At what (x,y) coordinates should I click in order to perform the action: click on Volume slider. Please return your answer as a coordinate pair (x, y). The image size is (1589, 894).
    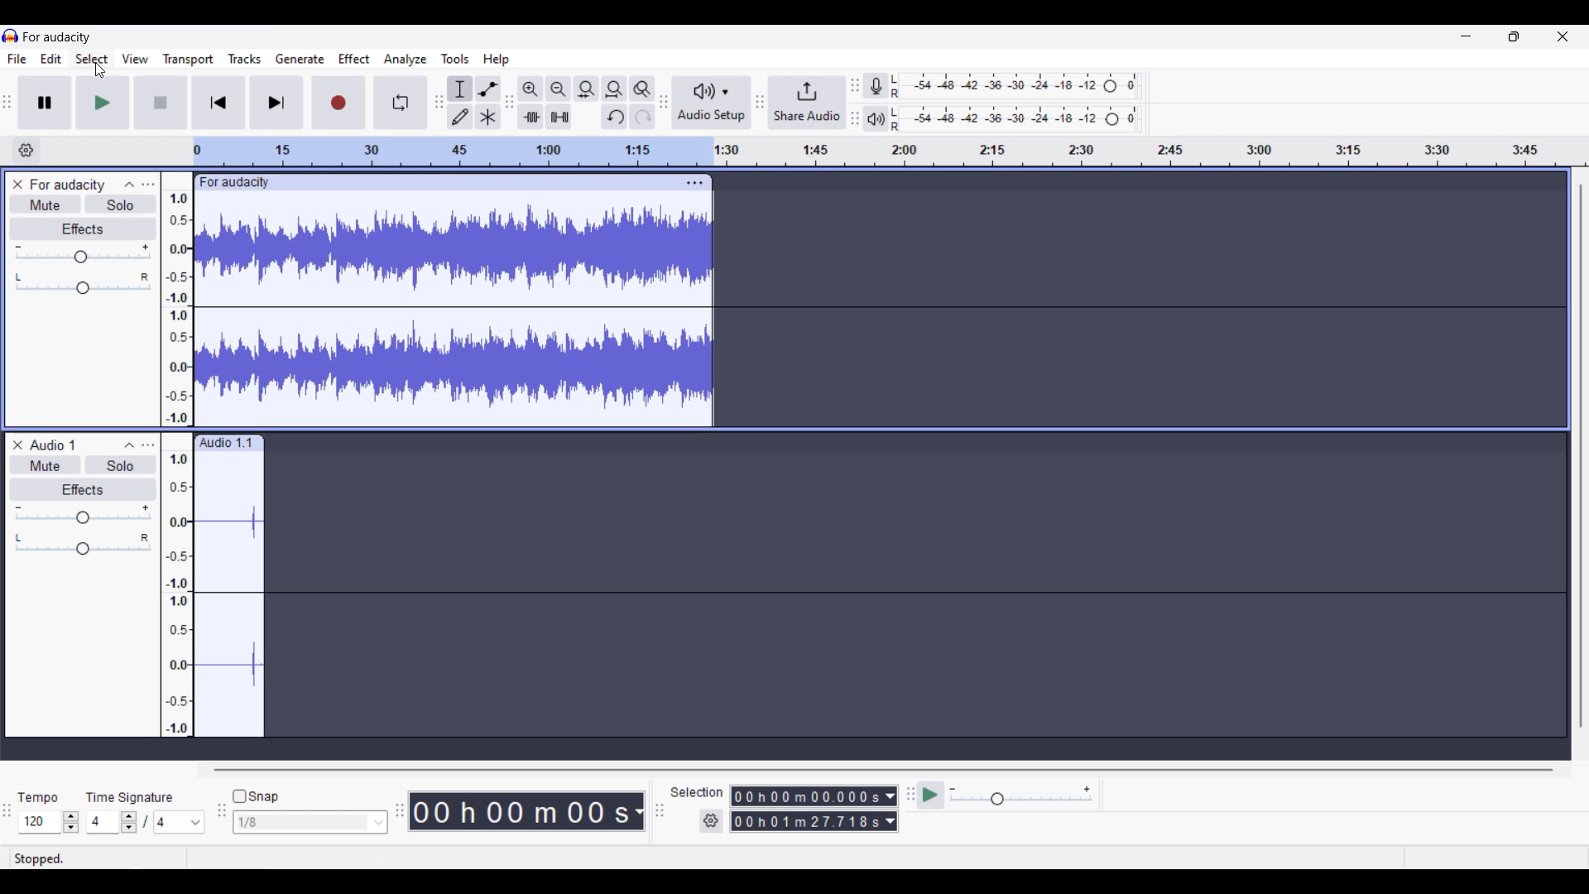
    Looking at the image, I should click on (83, 253).